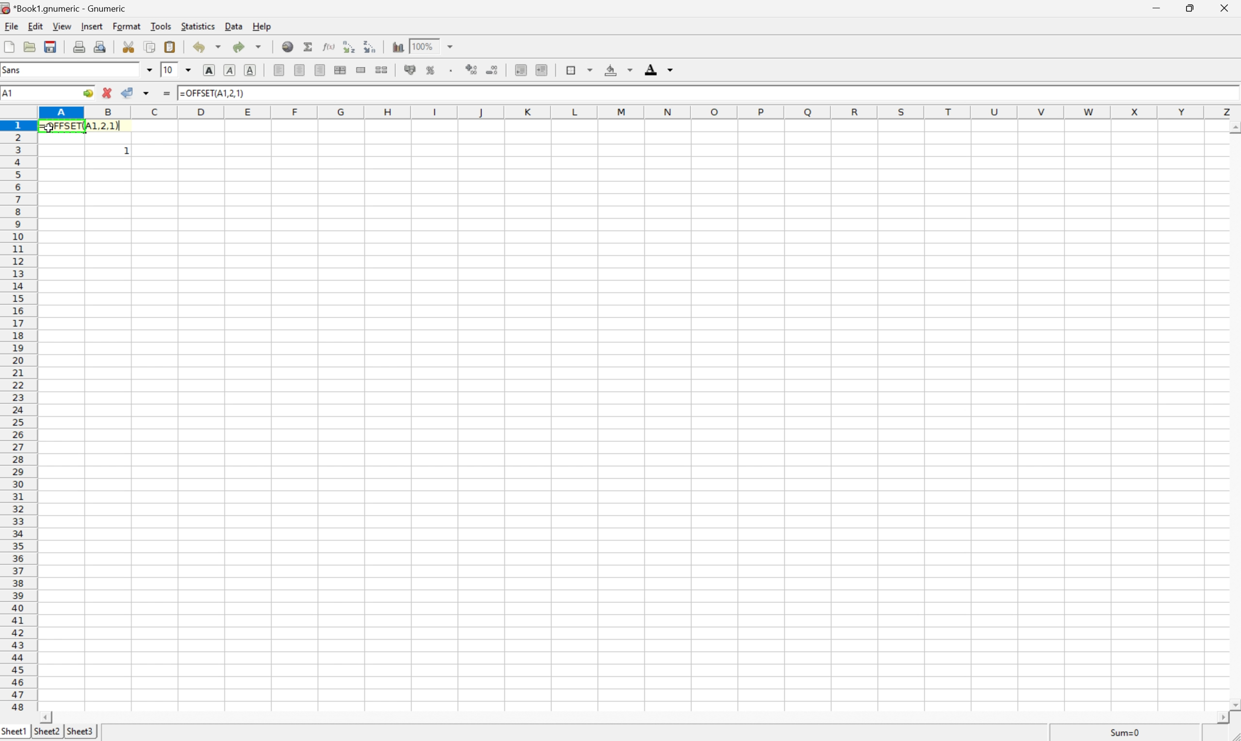 The width and height of the screenshot is (1241, 741). What do you see at coordinates (79, 46) in the screenshot?
I see `print current file` at bounding box center [79, 46].